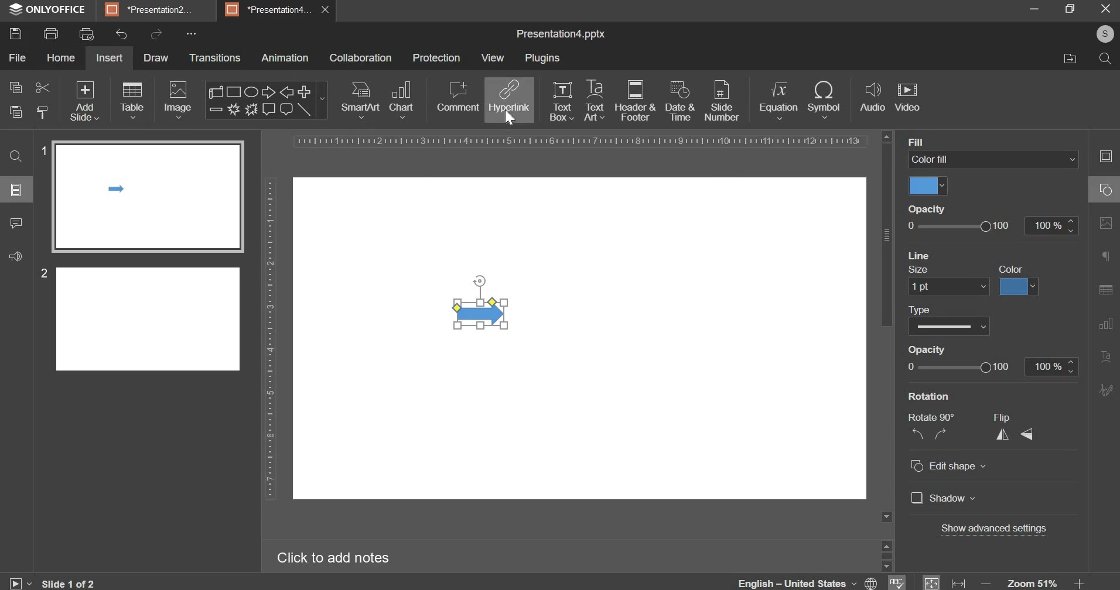 This screenshot has height=590, width=1120. Describe the element at coordinates (266, 99) in the screenshot. I see `shapes` at that location.